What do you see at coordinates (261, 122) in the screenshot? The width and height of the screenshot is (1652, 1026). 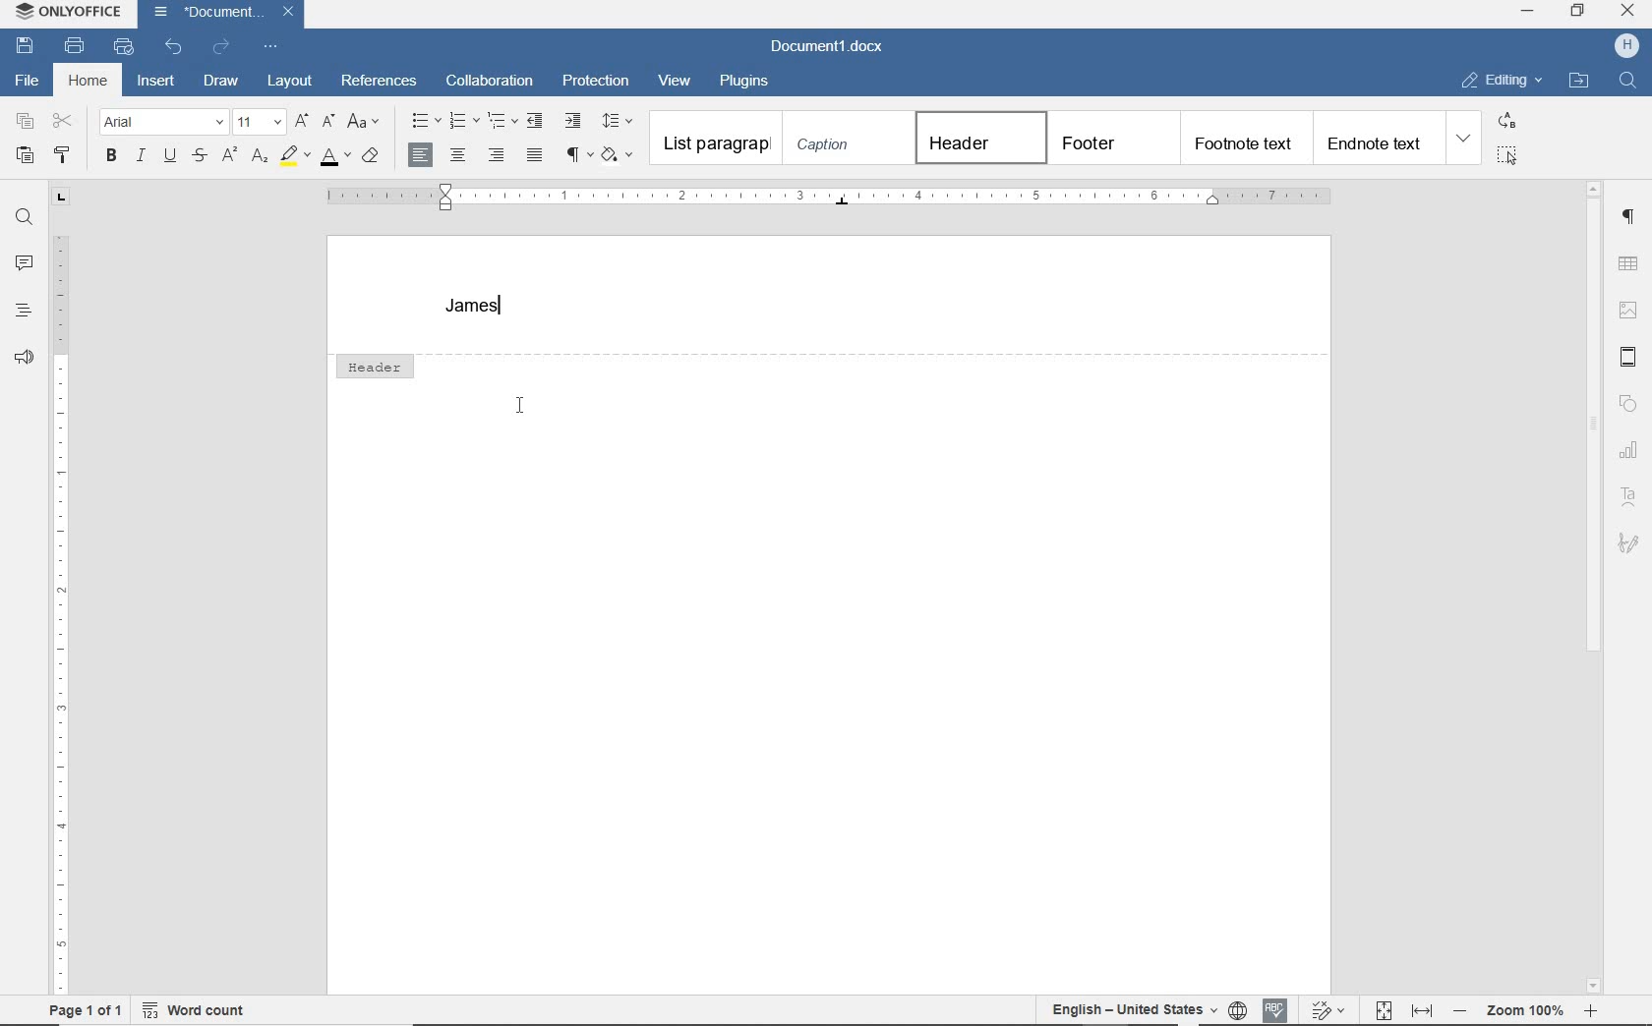 I see `font size` at bounding box center [261, 122].